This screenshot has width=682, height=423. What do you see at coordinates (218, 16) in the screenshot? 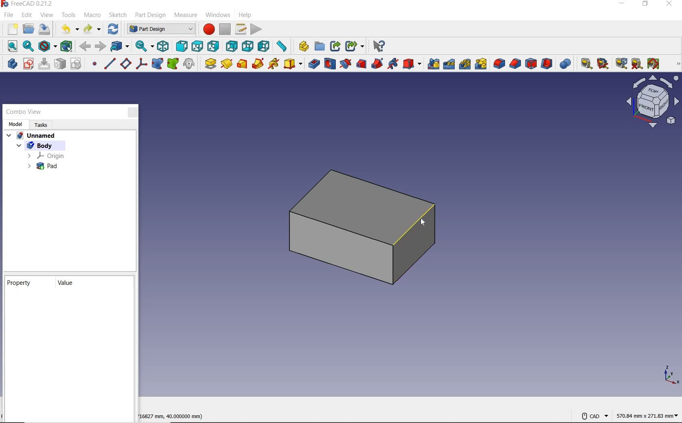
I see `windows` at bounding box center [218, 16].